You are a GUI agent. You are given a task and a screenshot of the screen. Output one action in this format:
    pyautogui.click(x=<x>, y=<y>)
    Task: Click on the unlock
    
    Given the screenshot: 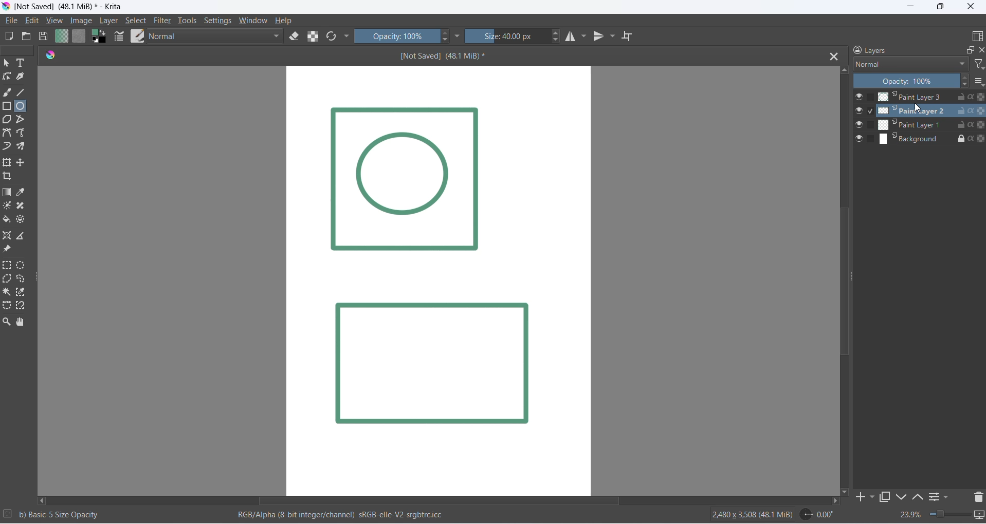 What is the action you would take?
    pyautogui.click(x=959, y=123)
    